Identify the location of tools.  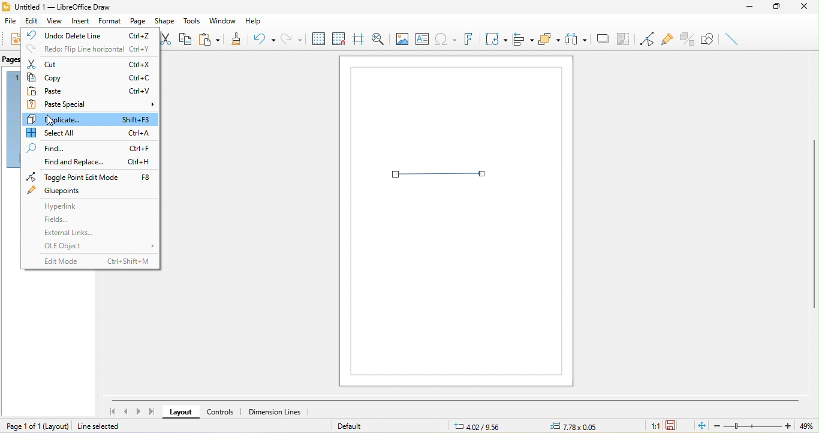
(193, 21).